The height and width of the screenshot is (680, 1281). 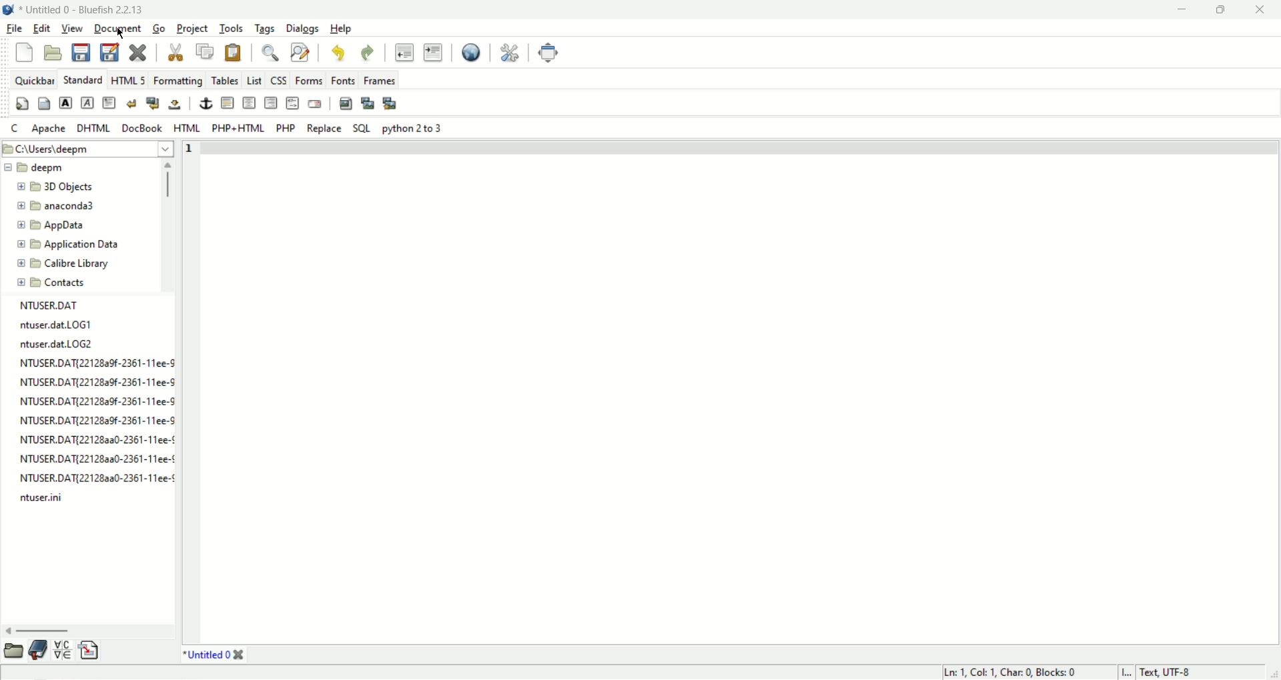 What do you see at coordinates (121, 35) in the screenshot?
I see `cursor` at bounding box center [121, 35].